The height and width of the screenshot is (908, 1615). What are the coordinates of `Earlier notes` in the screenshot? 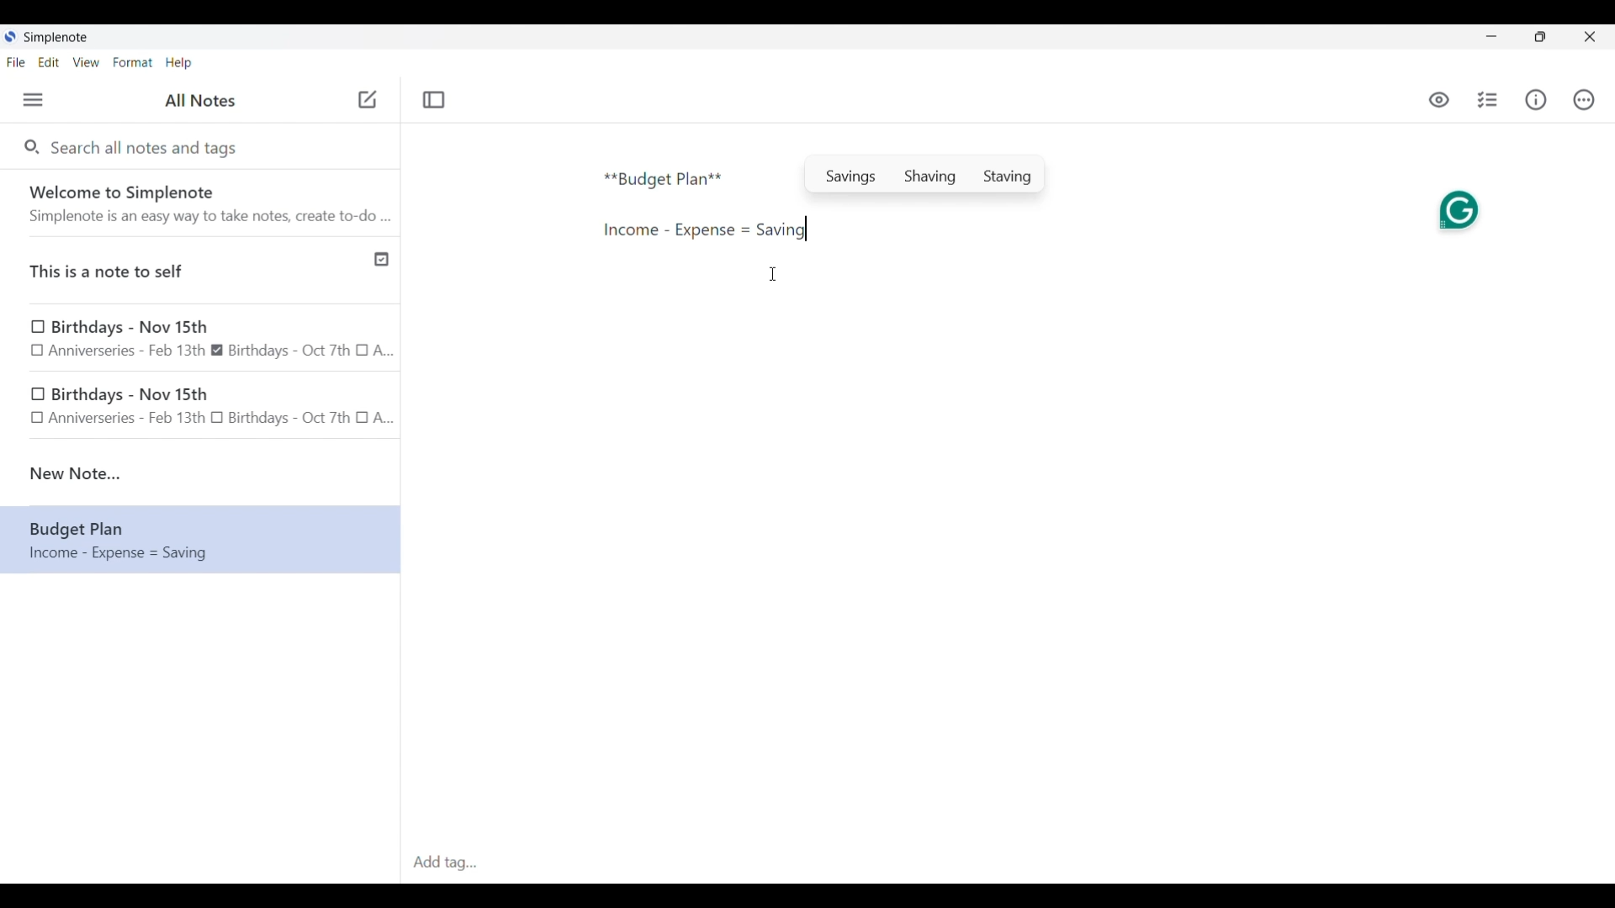 It's located at (201, 337).